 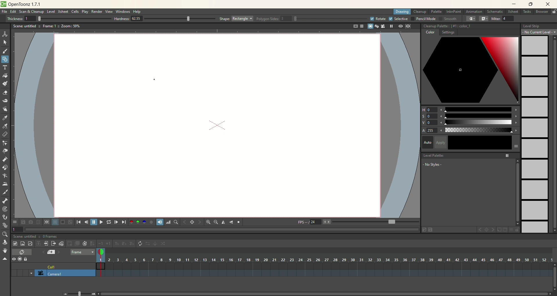 I want to click on pencil mode, so click(x=423, y=19).